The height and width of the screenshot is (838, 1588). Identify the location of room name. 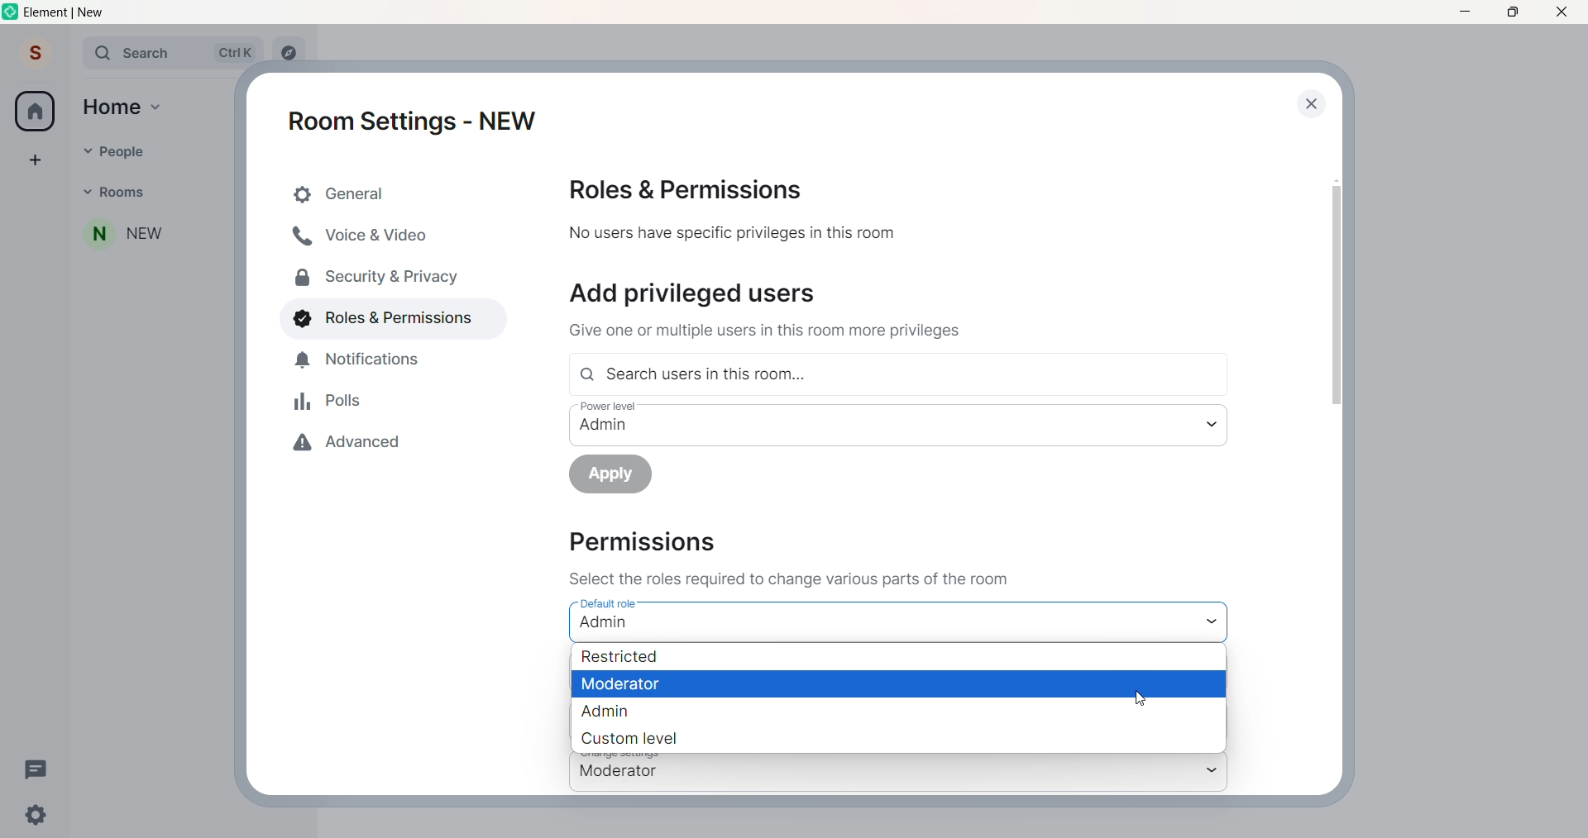
(120, 237).